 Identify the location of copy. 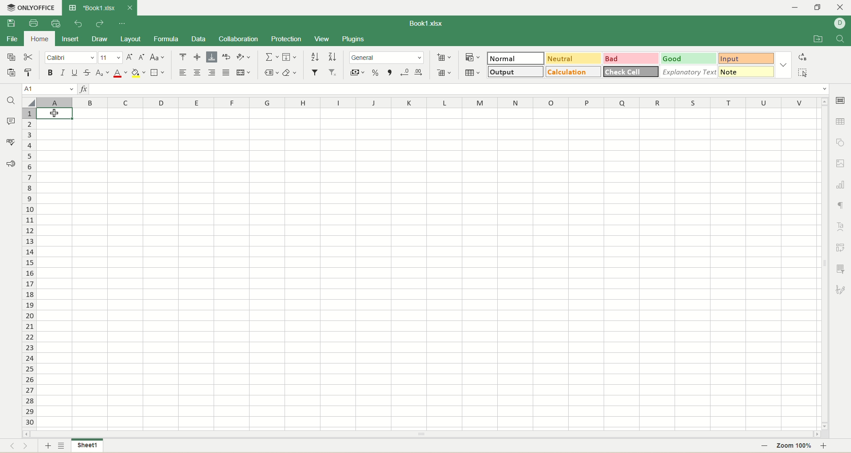
(11, 57).